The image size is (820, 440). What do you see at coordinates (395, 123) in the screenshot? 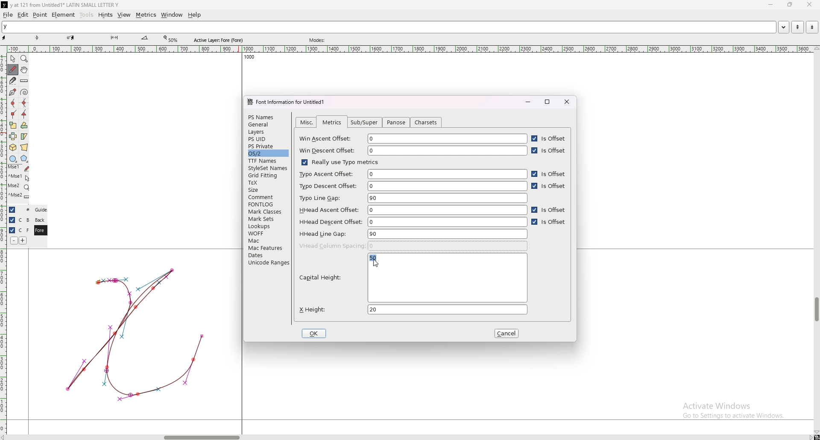
I see `panose` at bounding box center [395, 123].